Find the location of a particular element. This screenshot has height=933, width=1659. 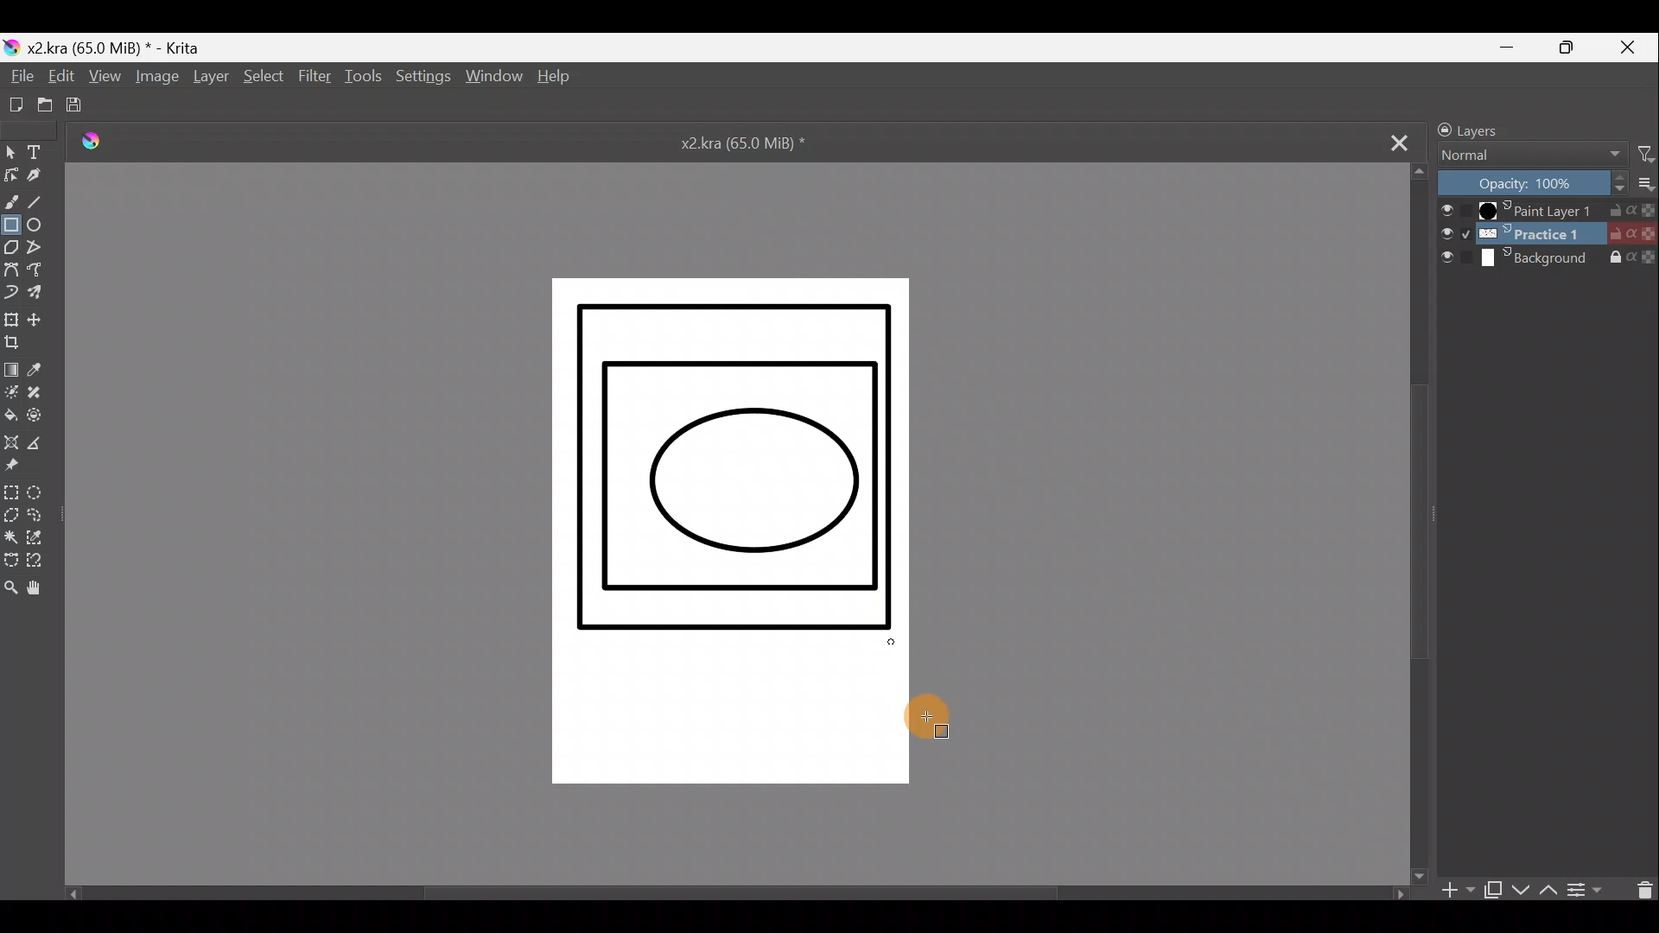

Add layer is located at coordinates (1455, 895).